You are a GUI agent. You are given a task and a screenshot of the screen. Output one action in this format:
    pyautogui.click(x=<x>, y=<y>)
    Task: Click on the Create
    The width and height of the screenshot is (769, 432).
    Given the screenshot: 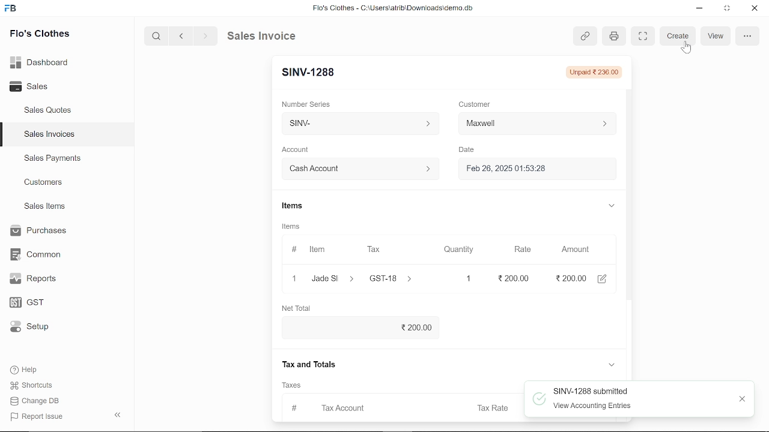 What is the action you would take?
    pyautogui.click(x=678, y=37)
    